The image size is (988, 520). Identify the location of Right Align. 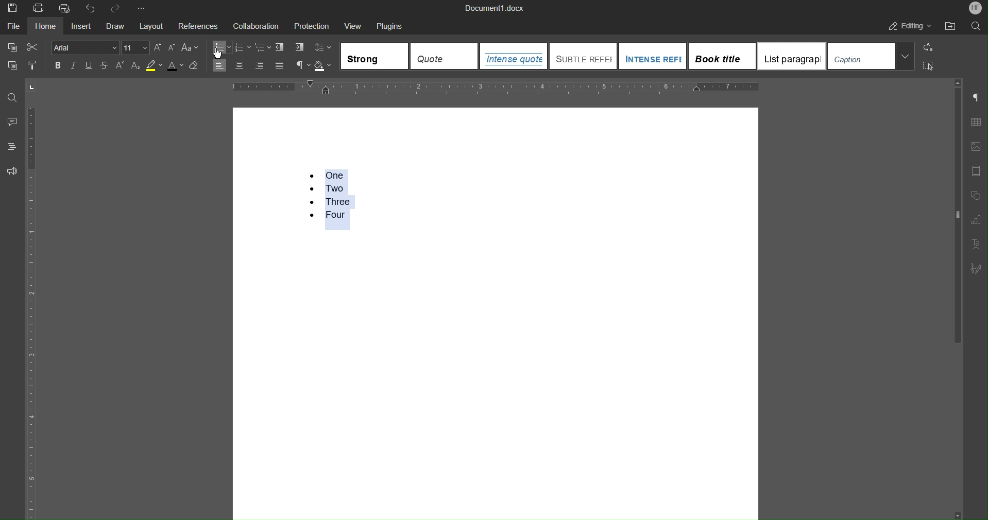
(259, 66).